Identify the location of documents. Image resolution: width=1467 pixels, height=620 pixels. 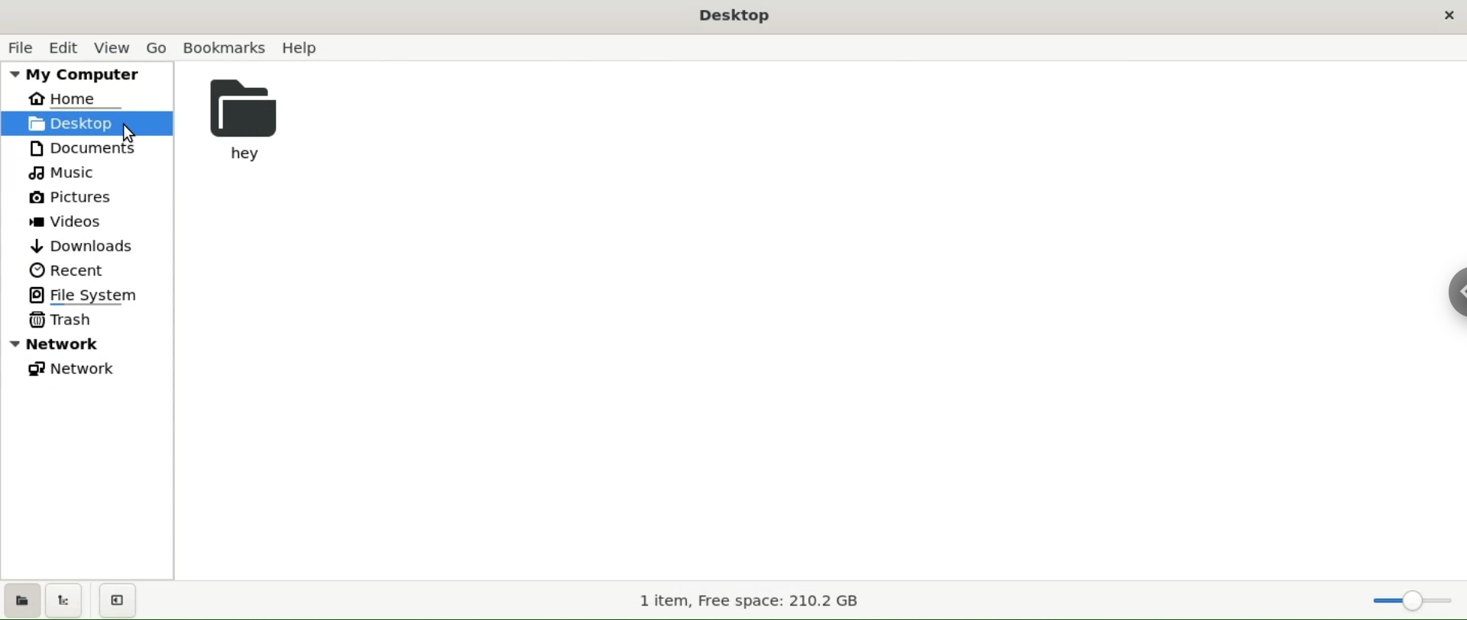
(86, 146).